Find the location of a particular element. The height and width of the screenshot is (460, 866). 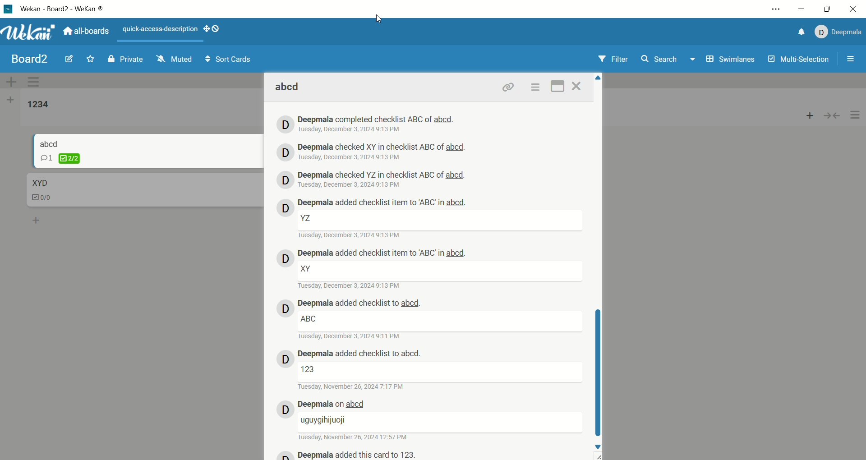

add list is located at coordinates (10, 101).